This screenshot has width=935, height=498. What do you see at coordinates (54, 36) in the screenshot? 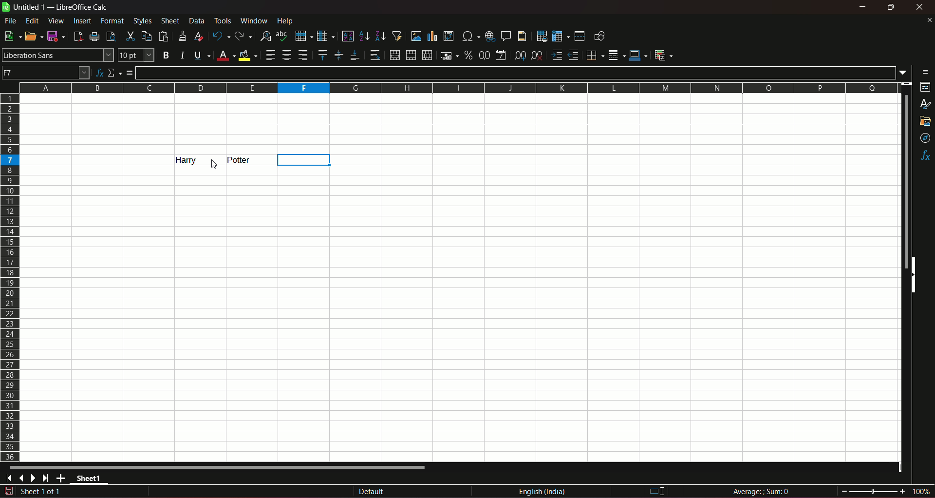
I see `save` at bounding box center [54, 36].